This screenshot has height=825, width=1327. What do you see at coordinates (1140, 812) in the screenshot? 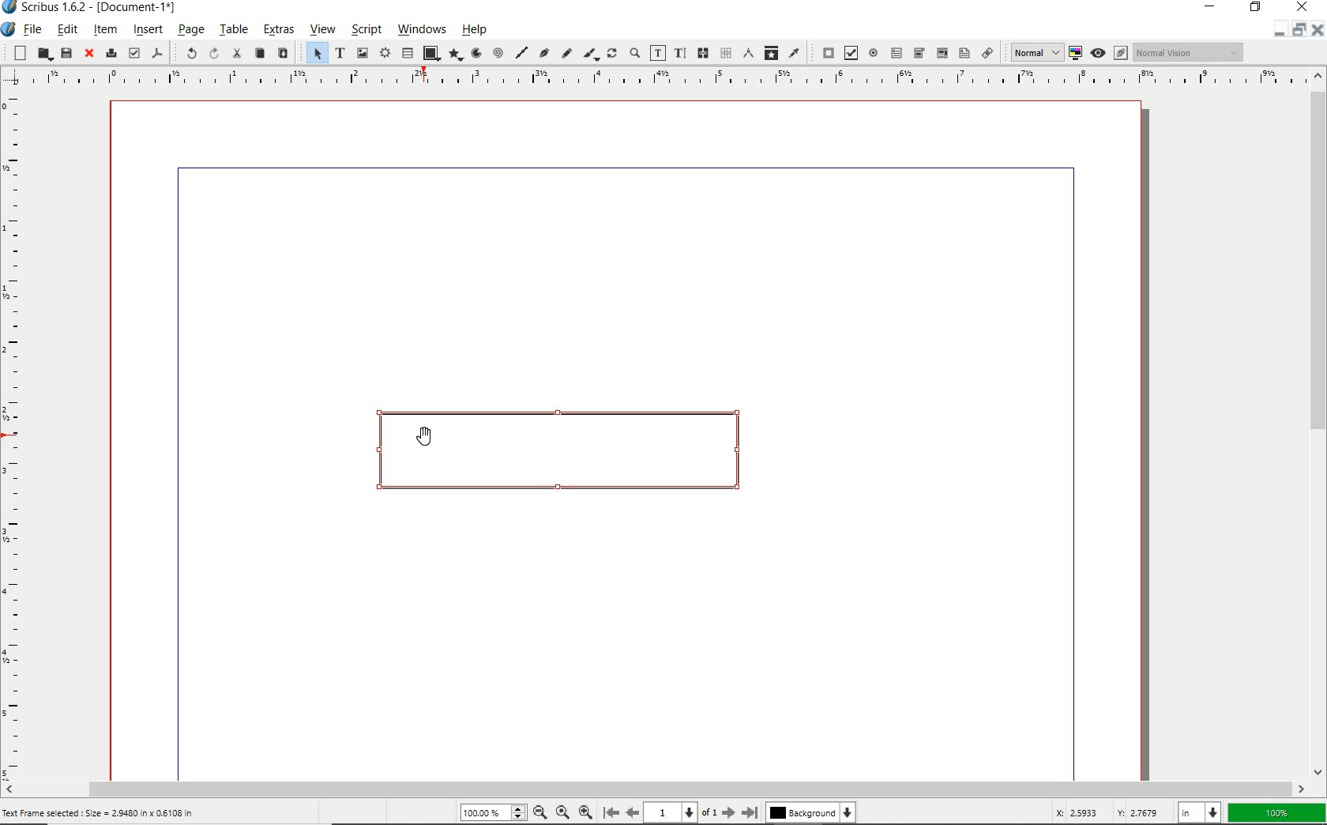
I see `Y: 2.7679` at bounding box center [1140, 812].